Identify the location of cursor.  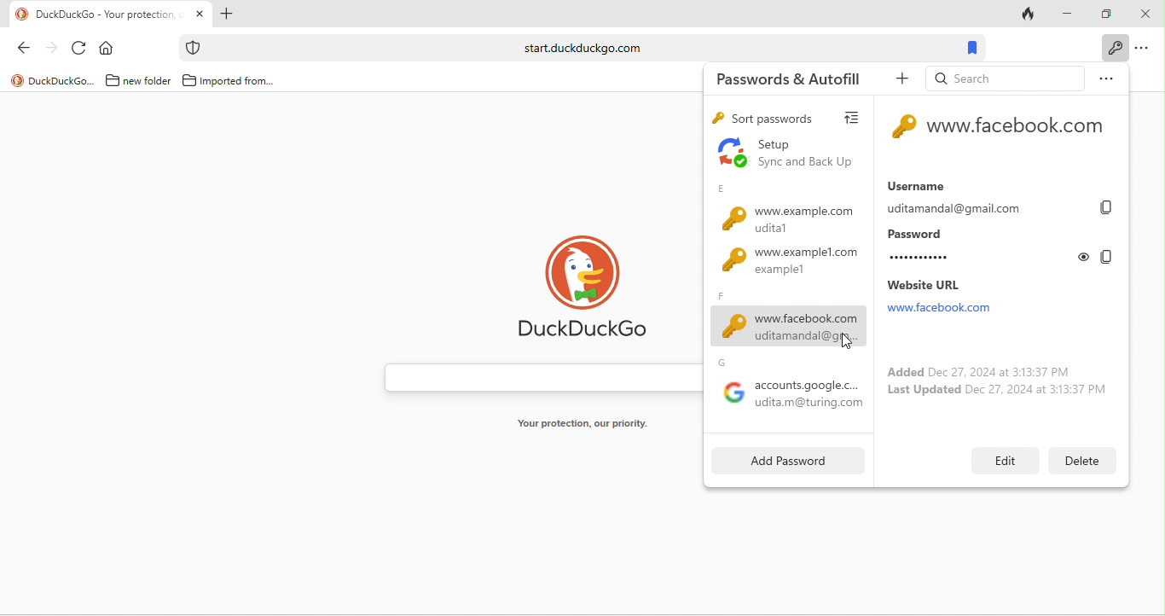
(842, 340).